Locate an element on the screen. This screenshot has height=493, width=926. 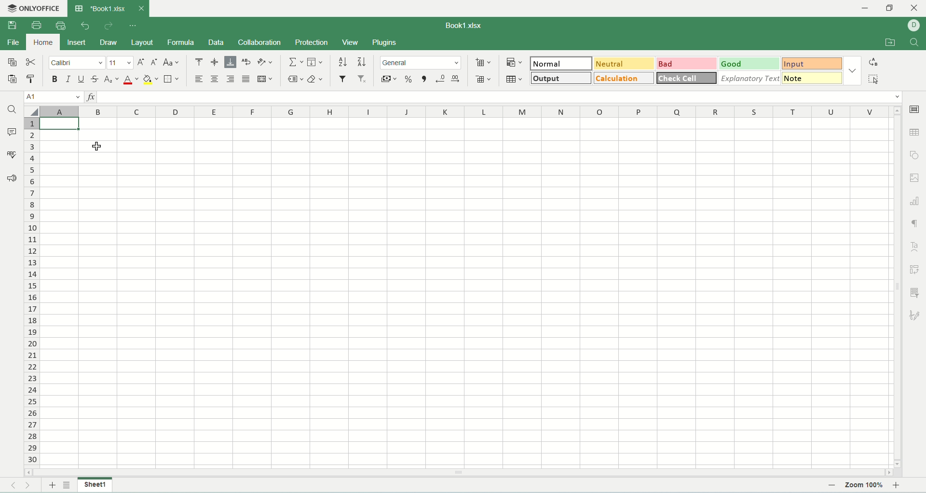
align center is located at coordinates (215, 79).